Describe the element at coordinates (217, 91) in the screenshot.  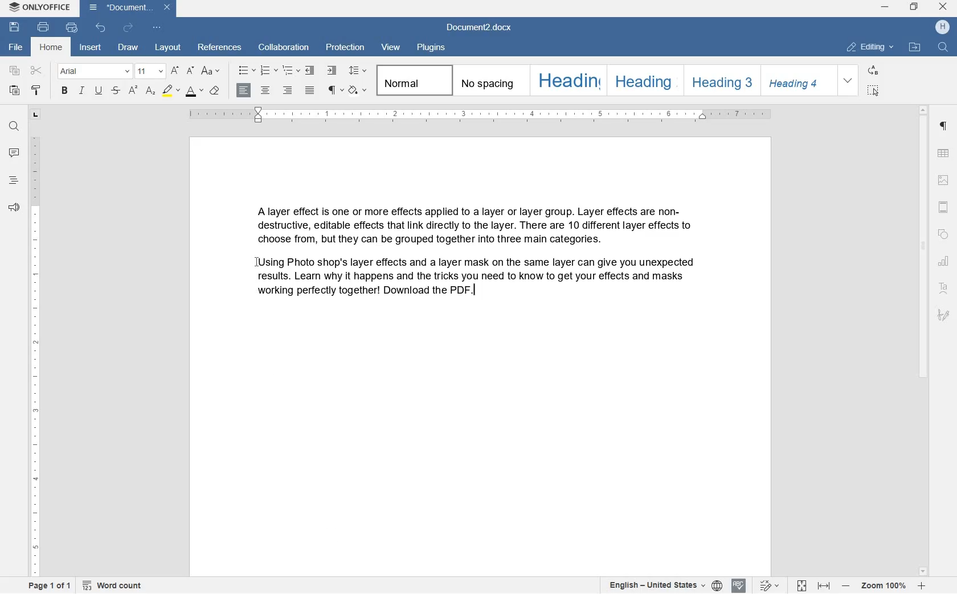
I see `CLEAR STYLE` at that location.